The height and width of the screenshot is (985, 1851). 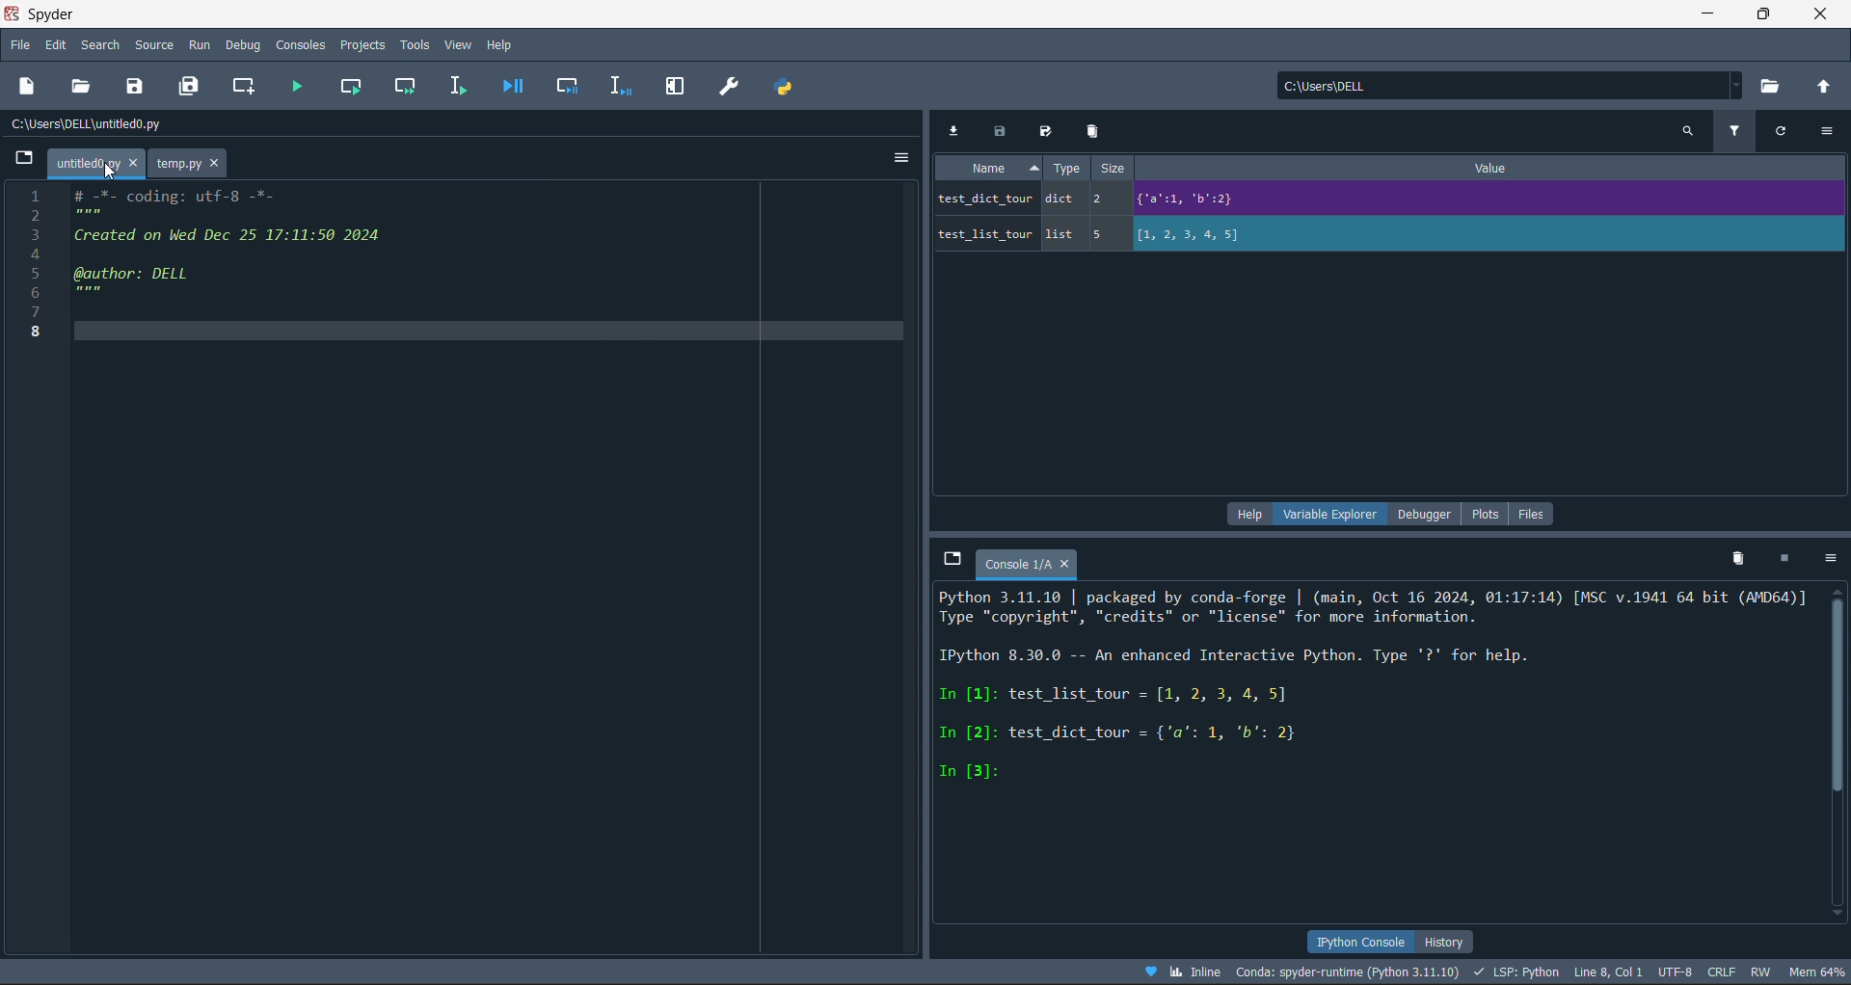 What do you see at coordinates (460, 44) in the screenshot?
I see `view` at bounding box center [460, 44].